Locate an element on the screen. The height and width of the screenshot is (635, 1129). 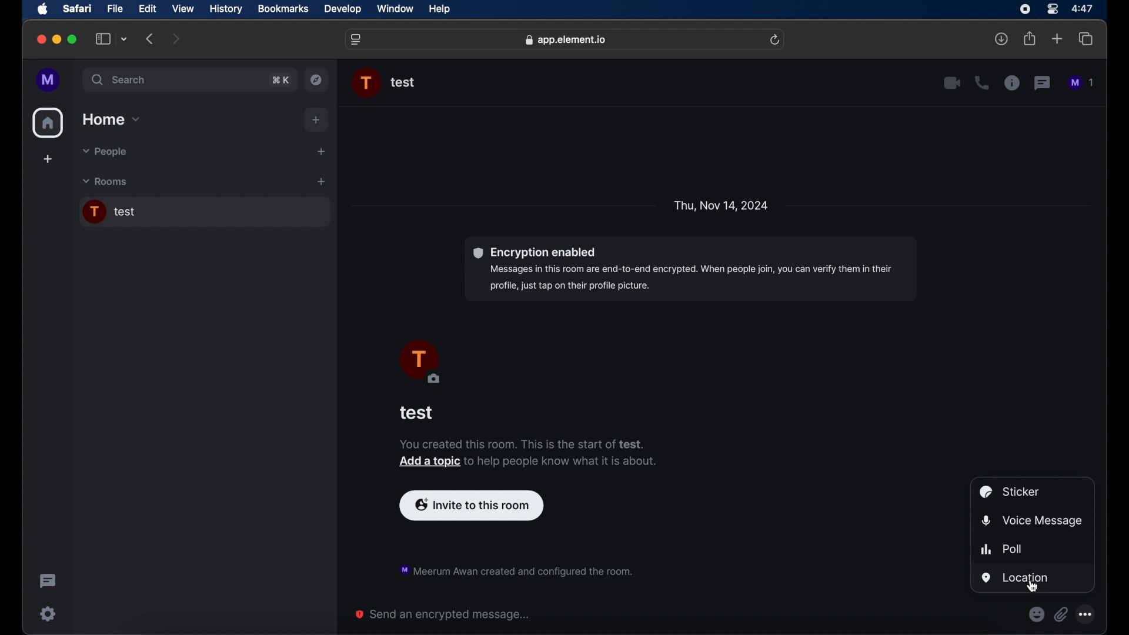
home is located at coordinates (48, 123).